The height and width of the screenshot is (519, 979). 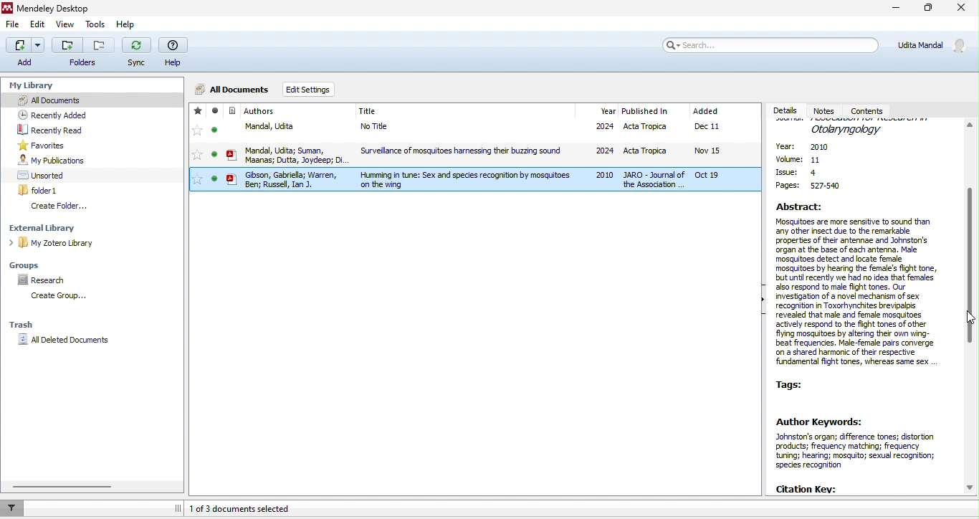 What do you see at coordinates (49, 228) in the screenshot?
I see `external library` at bounding box center [49, 228].